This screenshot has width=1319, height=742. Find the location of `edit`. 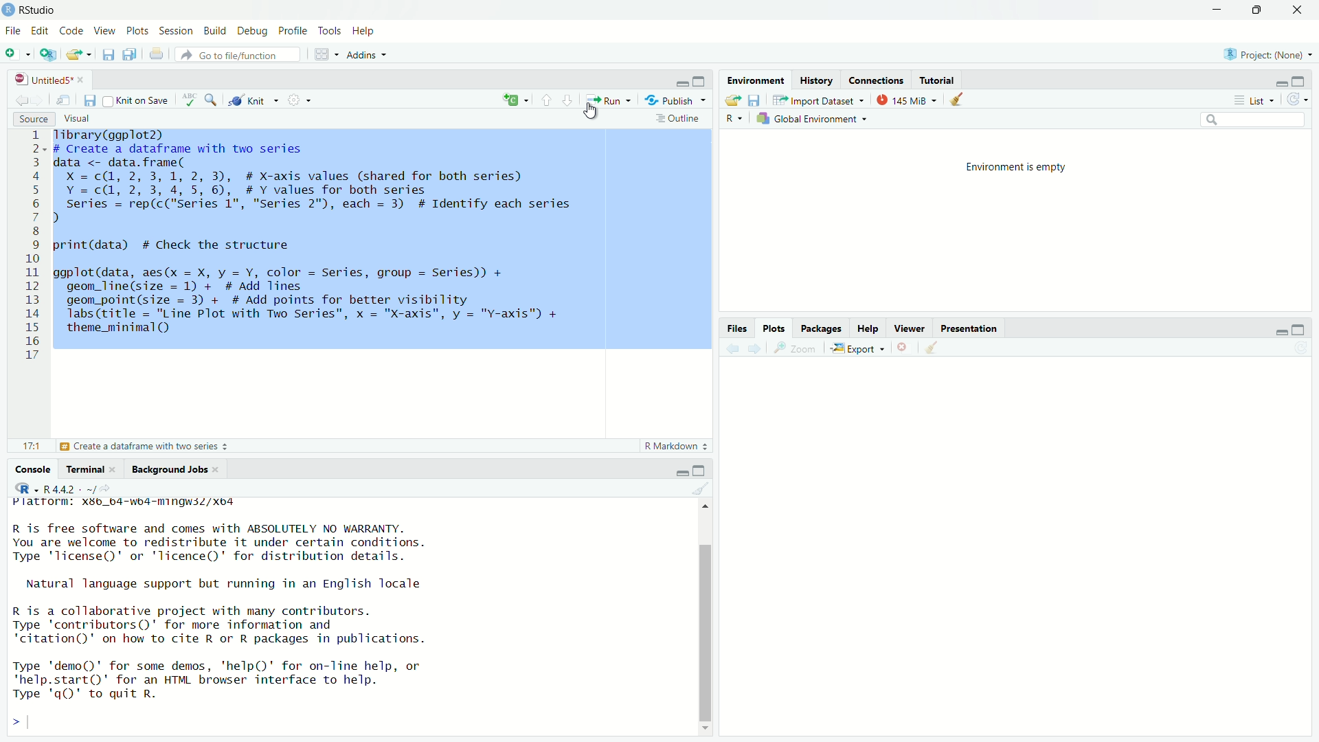

edit is located at coordinates (41, 33).